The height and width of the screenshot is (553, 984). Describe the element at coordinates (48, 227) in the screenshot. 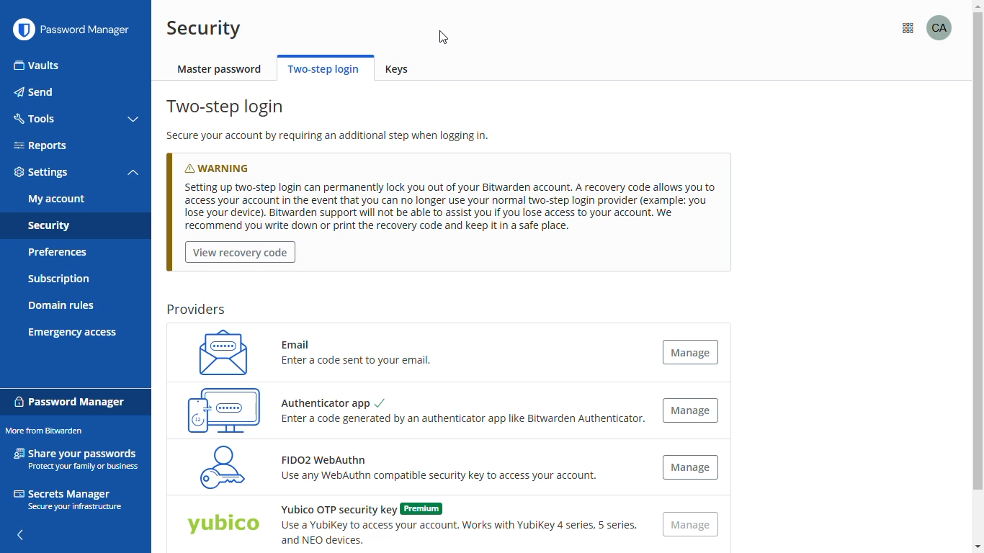

I see `security` at that location.